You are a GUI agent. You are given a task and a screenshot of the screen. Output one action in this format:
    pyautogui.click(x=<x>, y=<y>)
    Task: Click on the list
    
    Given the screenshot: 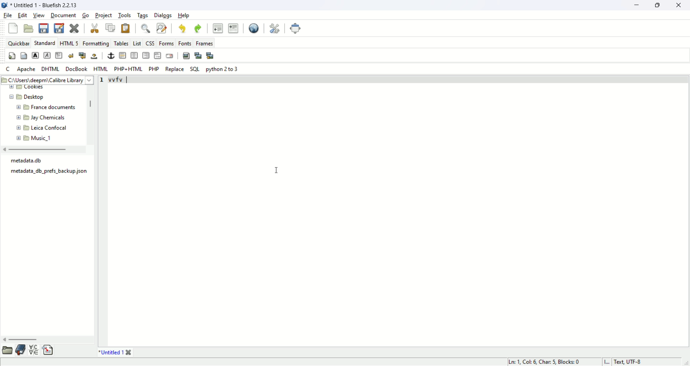 What is the action you would take?
    pyautogui.click(x=138, y=44)
    